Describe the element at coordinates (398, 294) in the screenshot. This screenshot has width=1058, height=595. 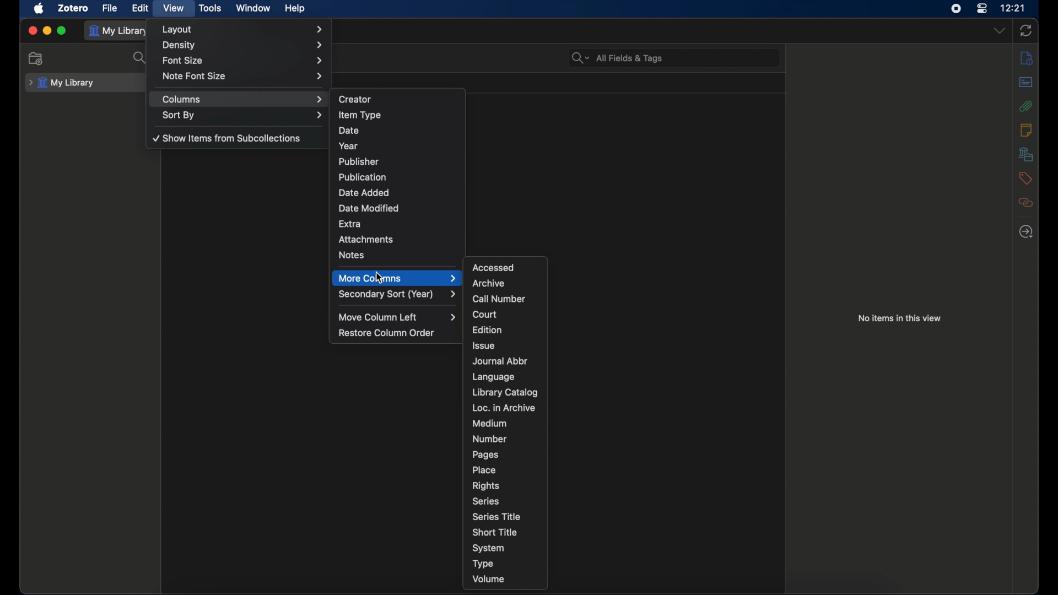
I see `secondary sort` at that location.